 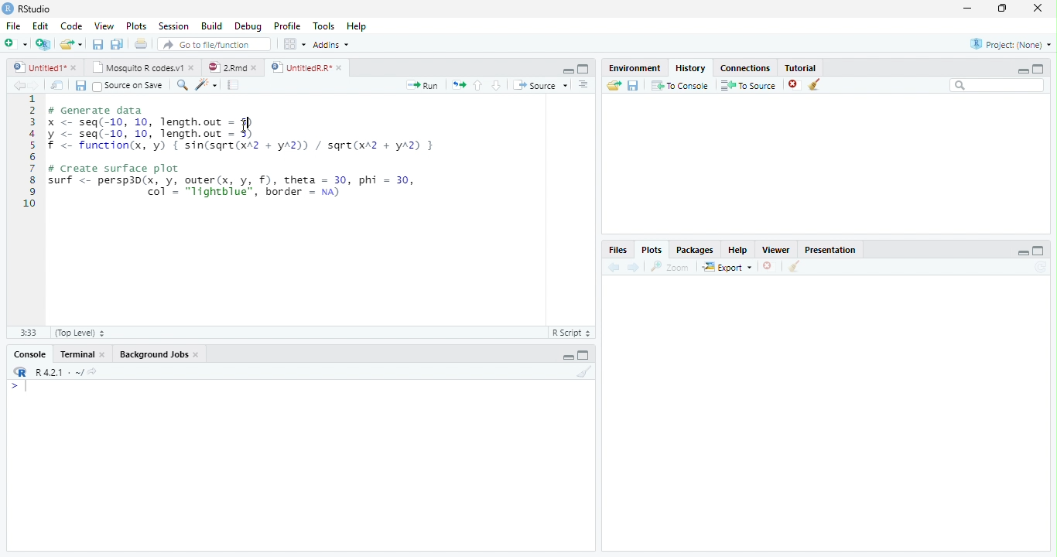 I want to click on Show in new window, so click(x=56, y=85).